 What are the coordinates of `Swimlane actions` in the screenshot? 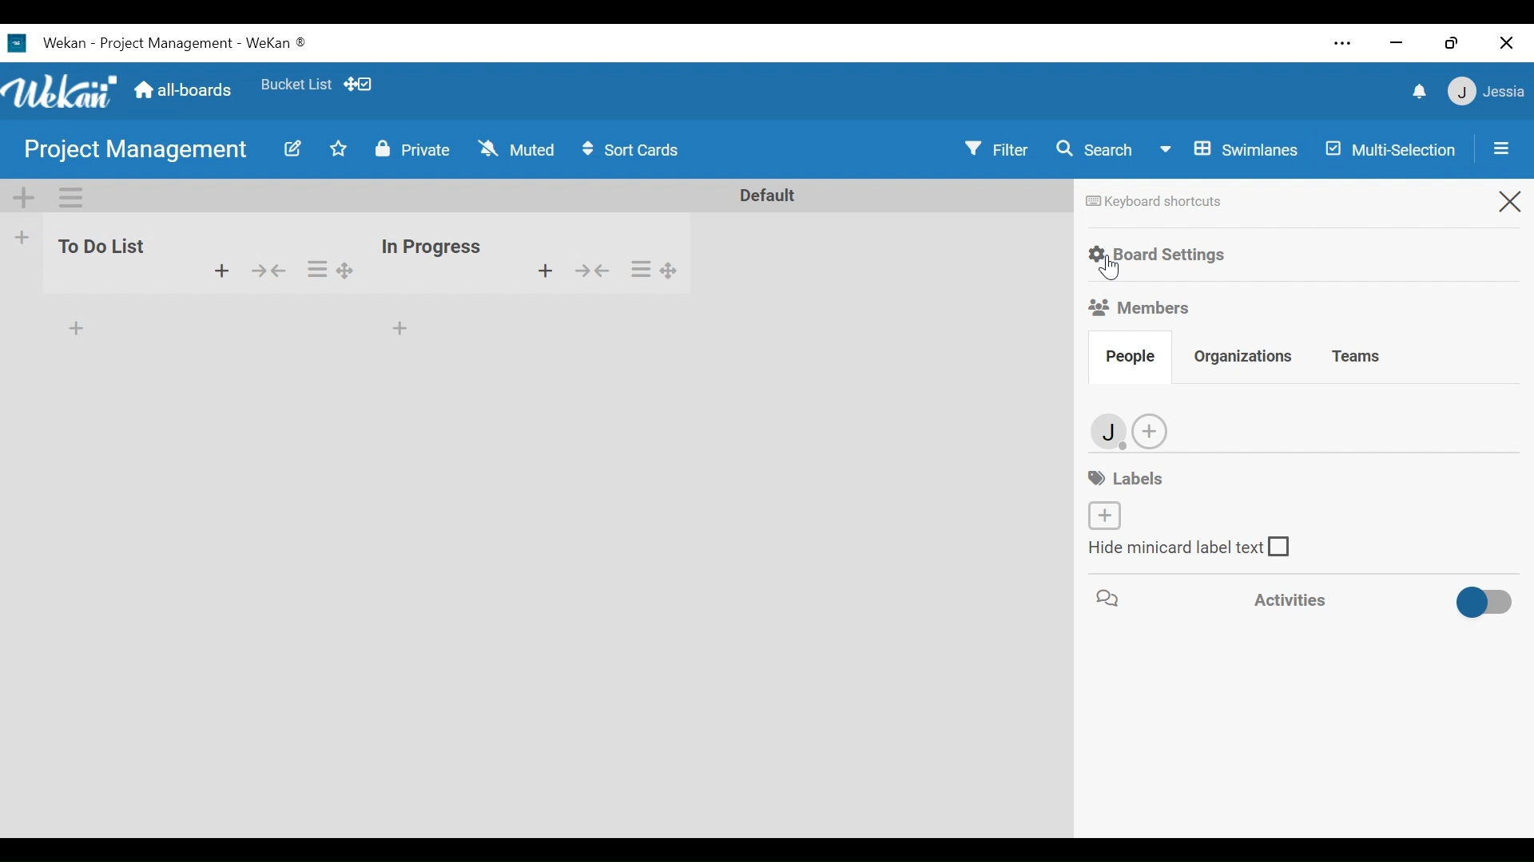 It's located at (71, 198).